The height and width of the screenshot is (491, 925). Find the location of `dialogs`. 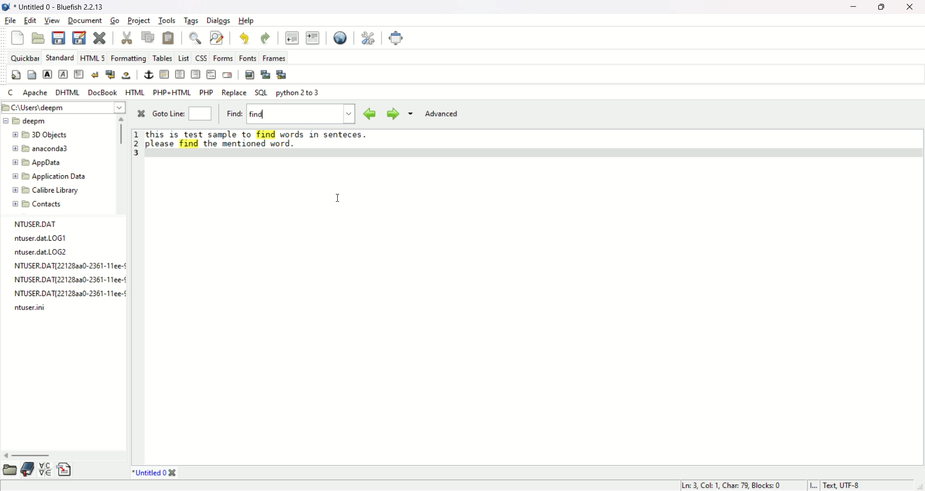

dialogs is located at coordinates (219, 21).